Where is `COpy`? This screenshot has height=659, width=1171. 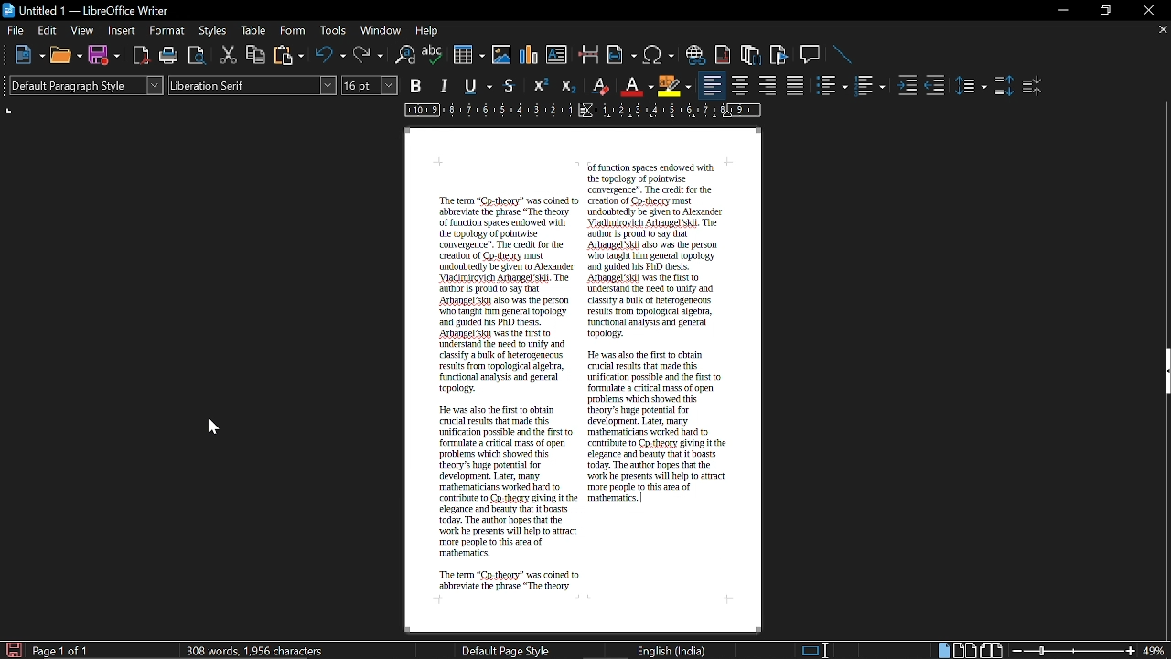
COpy is located at coordinates (257, 56).